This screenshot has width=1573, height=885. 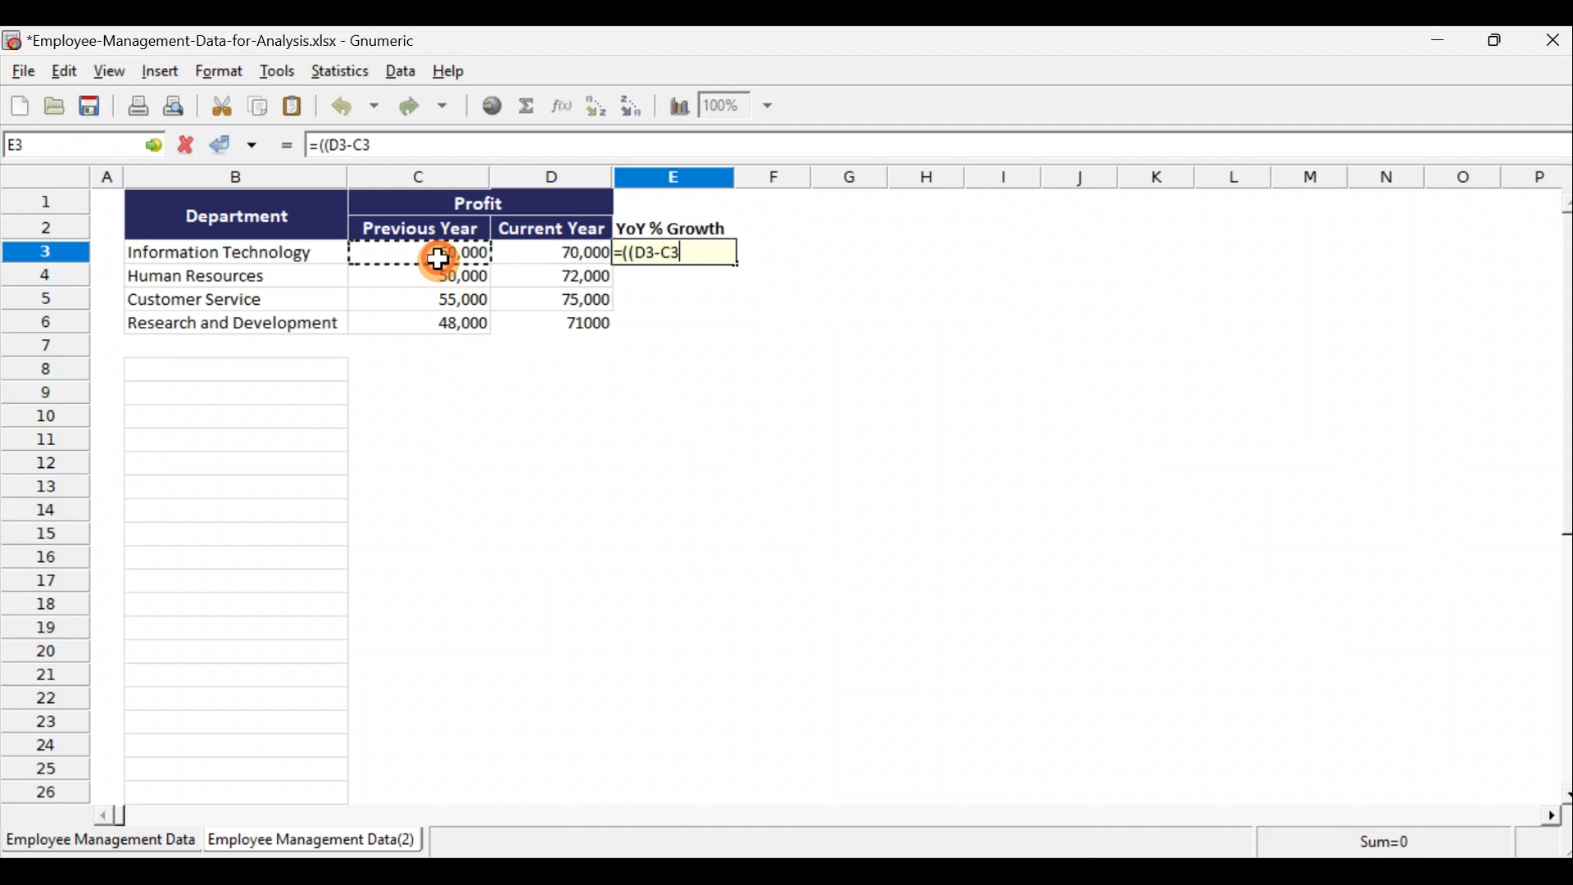 What do you see at coordinates (597, 108) in the screenshot?
I see `Sort Ascending` at bounding box center [597, 108].